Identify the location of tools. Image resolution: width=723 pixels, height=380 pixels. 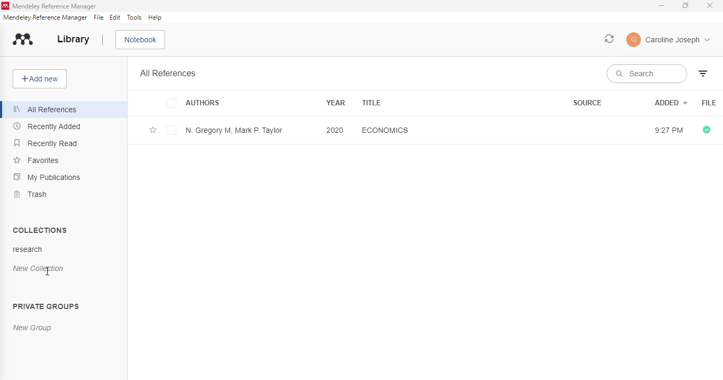
(134, 17).